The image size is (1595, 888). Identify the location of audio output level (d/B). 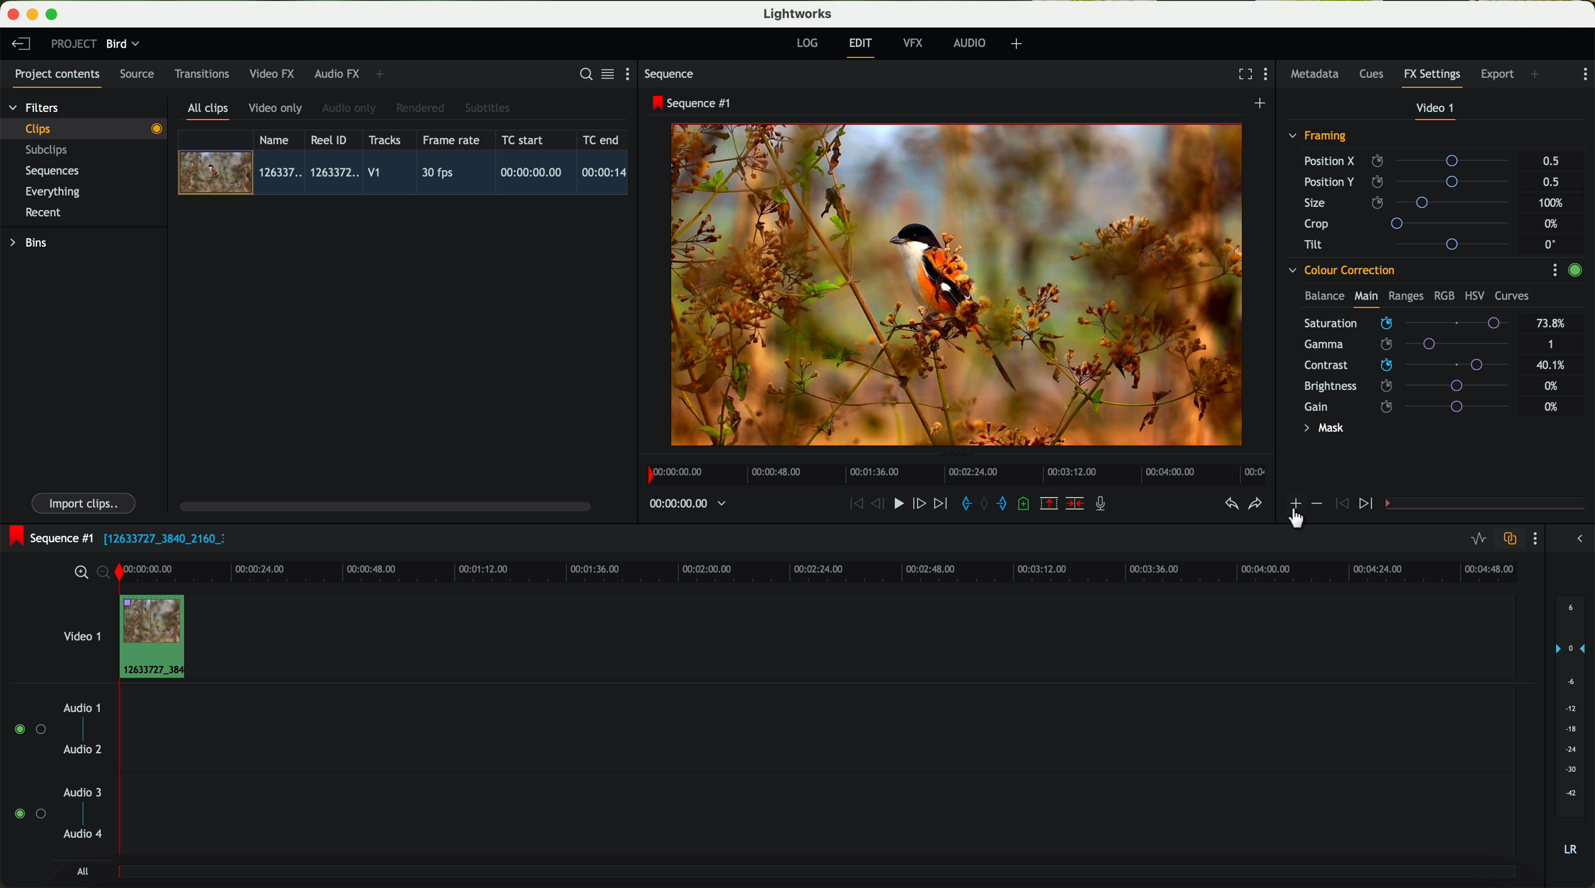
(1571, 730).